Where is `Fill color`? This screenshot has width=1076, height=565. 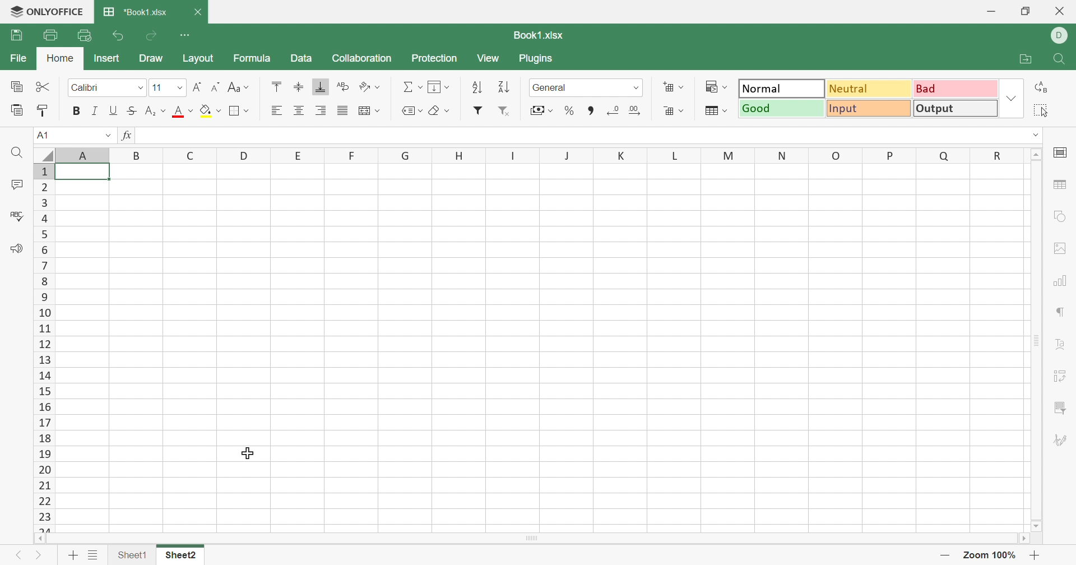
Fill color is located at coordinates (215, 112).